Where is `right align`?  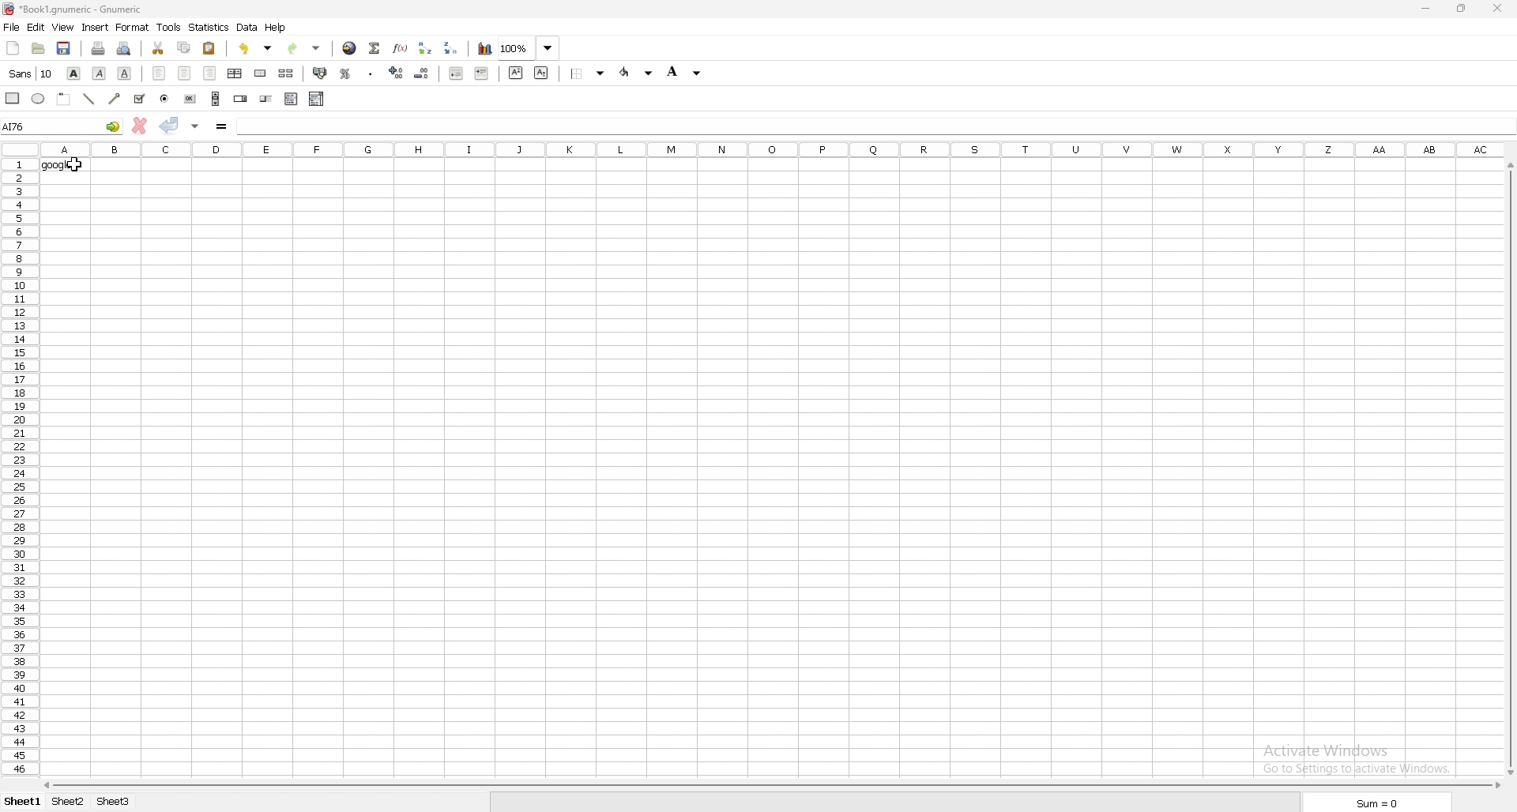
right align is located at coordinates (209, 72).